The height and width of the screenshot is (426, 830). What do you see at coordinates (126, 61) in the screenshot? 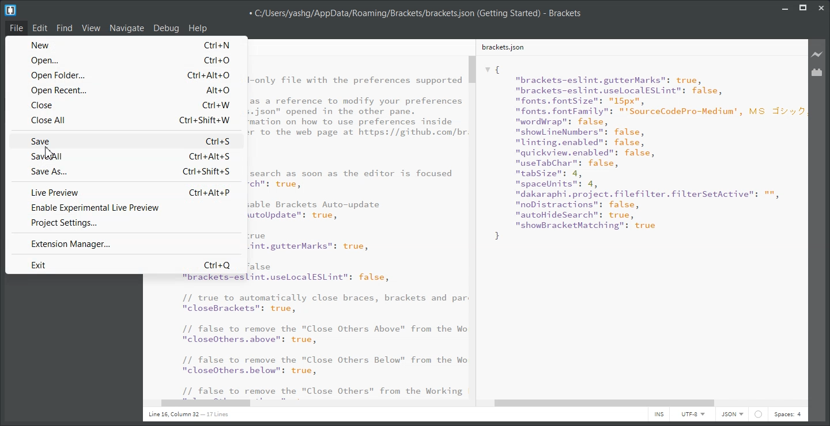
I see `Open...   Ctrl+O` at bounding box center [126, 61].